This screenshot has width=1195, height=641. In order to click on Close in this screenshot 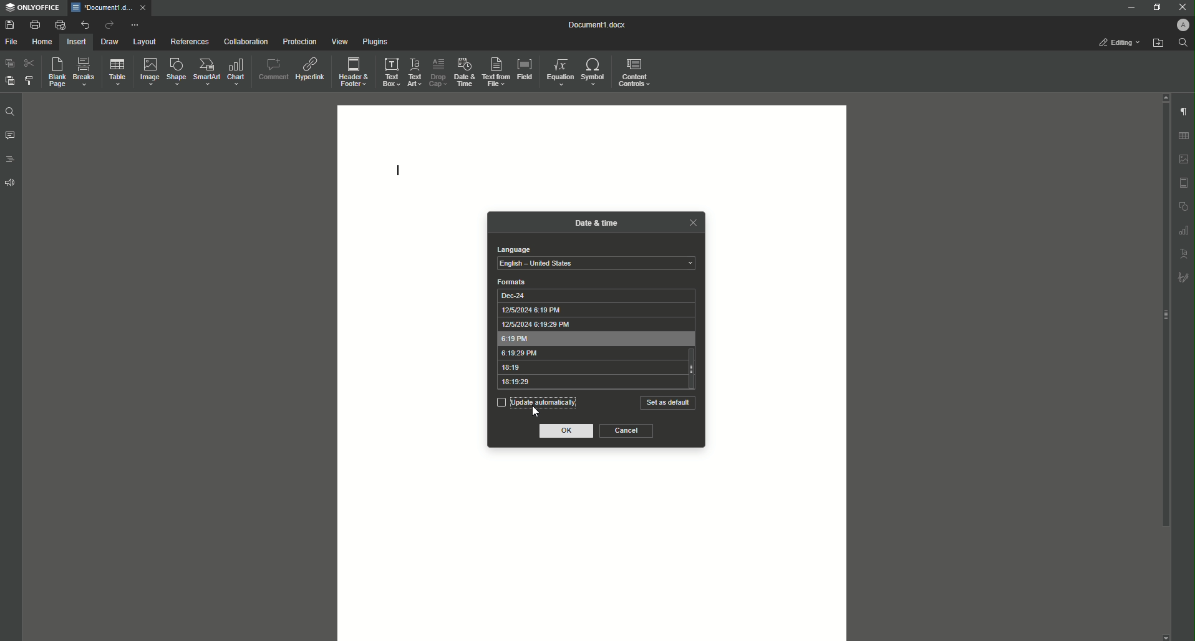, I will do `click(1181, 7)`.